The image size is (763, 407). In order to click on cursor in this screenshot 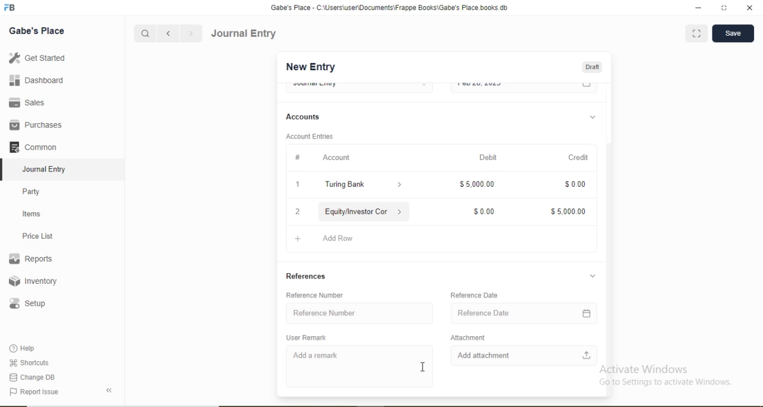, I will do `click(422, 367)`.